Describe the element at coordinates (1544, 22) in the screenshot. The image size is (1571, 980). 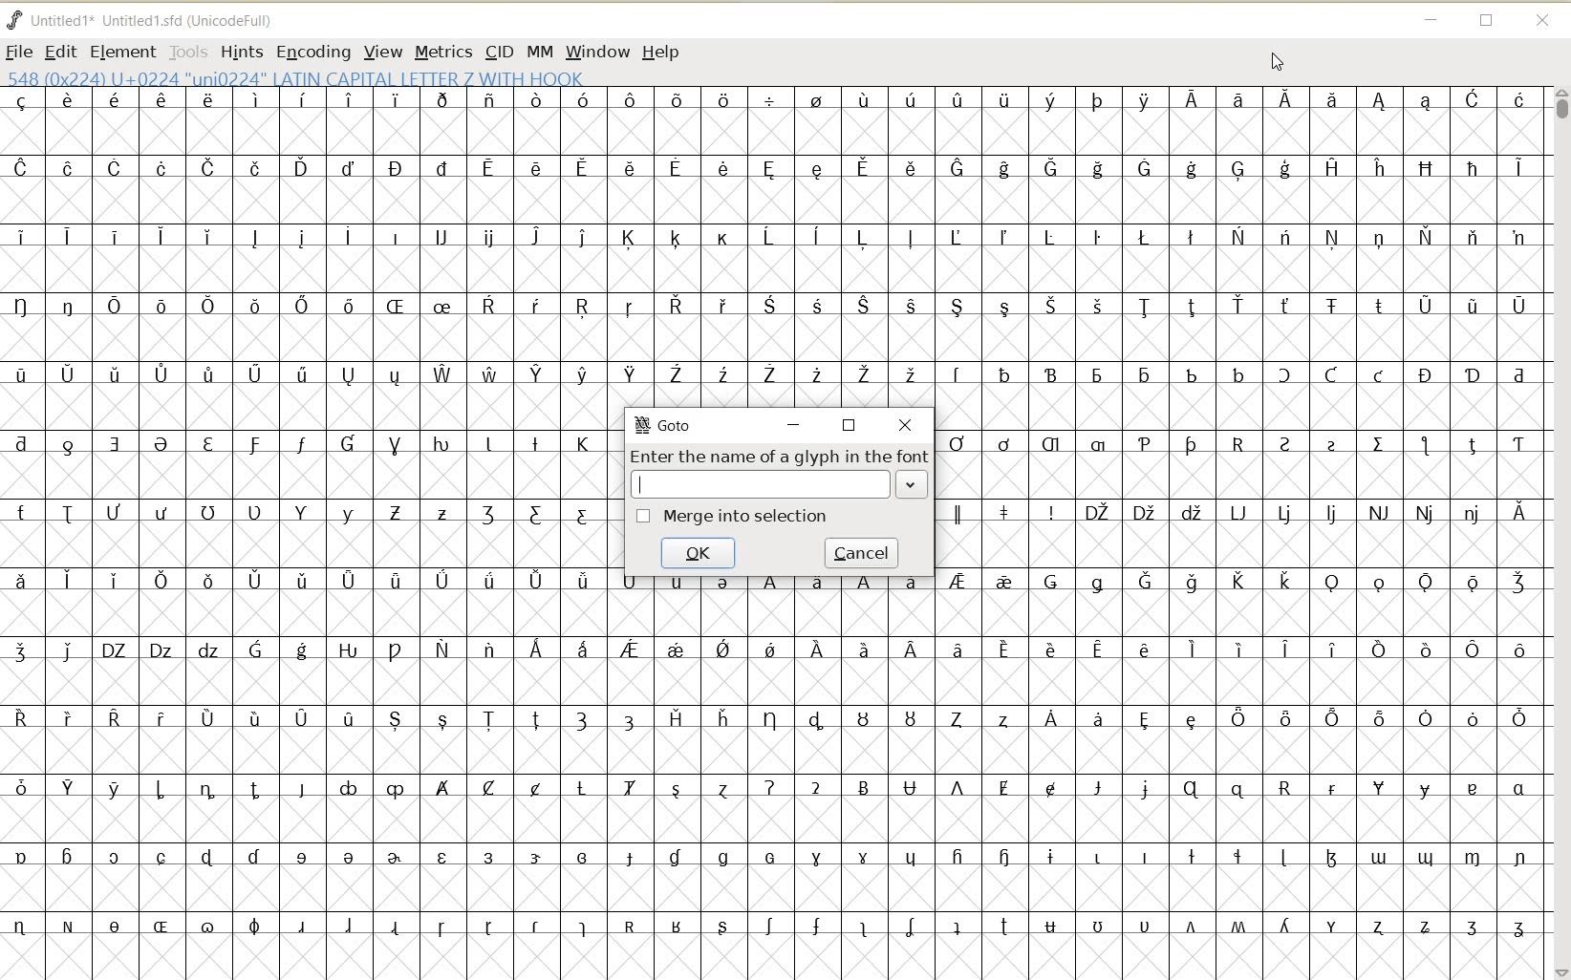
I see `CLOSE` at that location.